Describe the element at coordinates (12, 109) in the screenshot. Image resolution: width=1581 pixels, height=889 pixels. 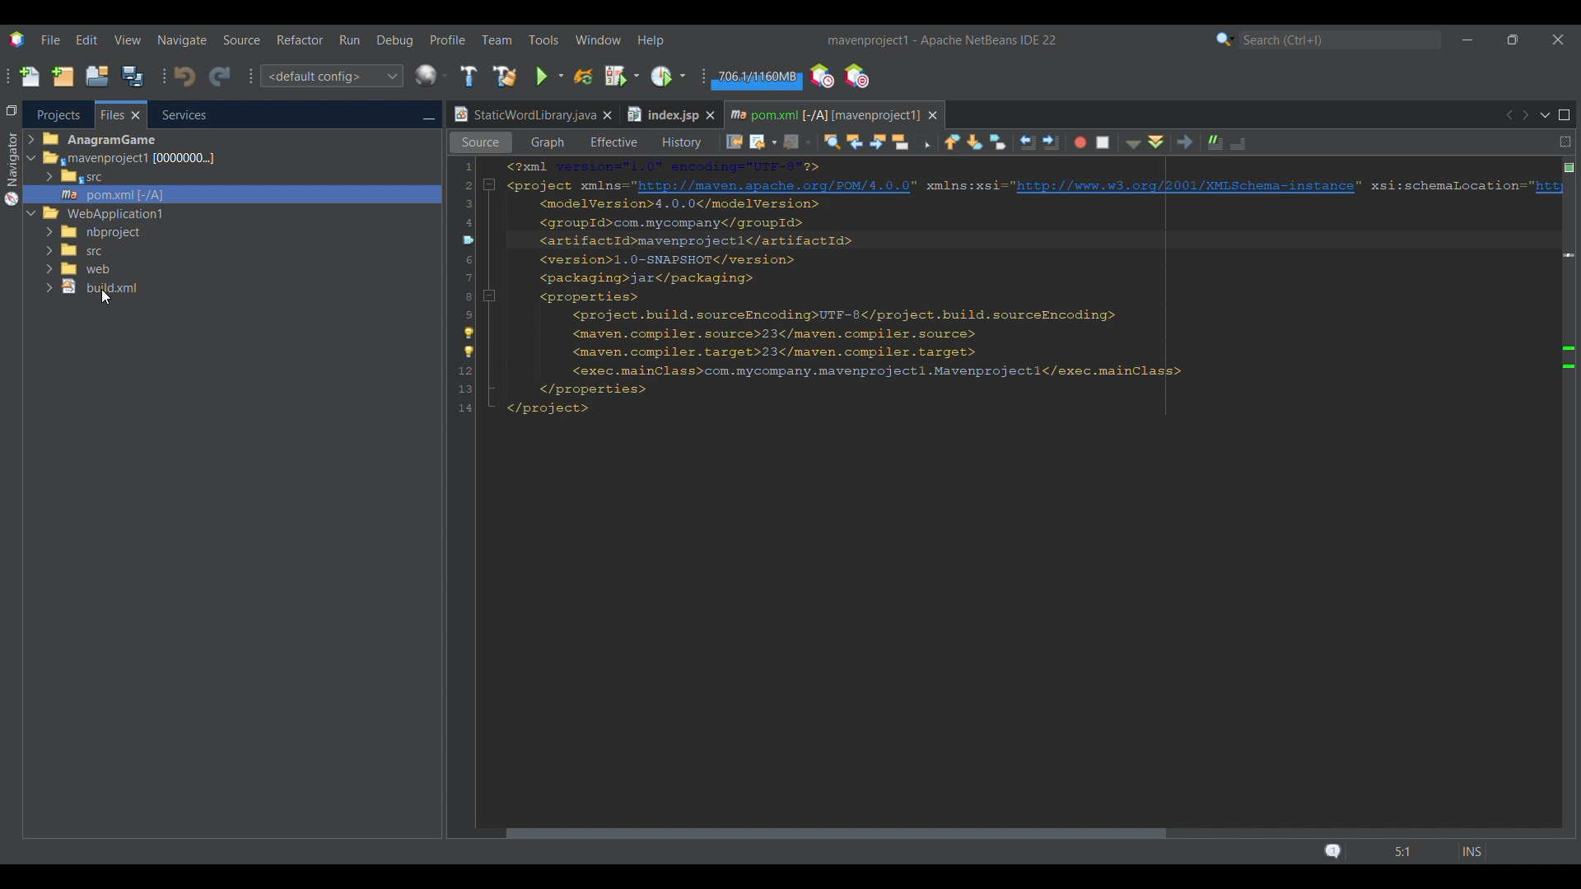
I see `Restore window group` at that location.